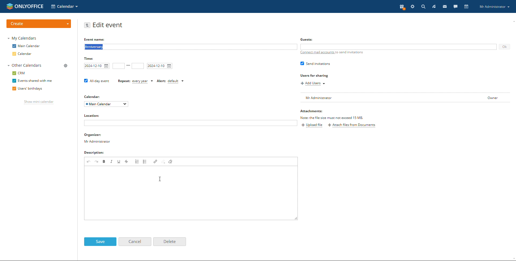 The image size is (516, 261). I want to click on Guests:, so click(306, 39).